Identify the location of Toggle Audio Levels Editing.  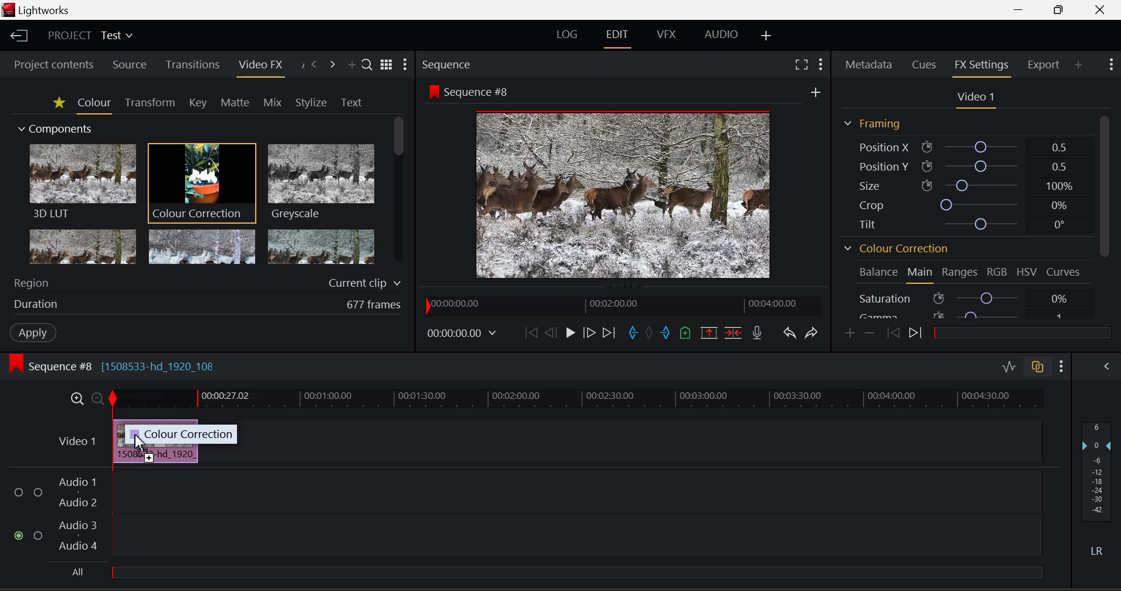
(1008, 369).